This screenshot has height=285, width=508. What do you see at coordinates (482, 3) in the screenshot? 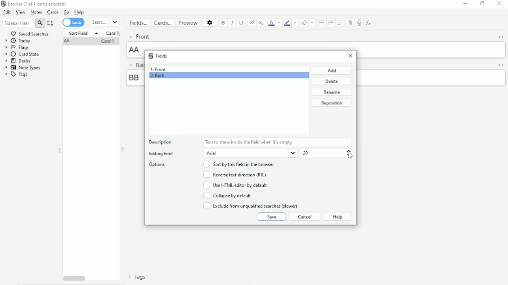
I see `Restore down` at bounding box center [482, 3].